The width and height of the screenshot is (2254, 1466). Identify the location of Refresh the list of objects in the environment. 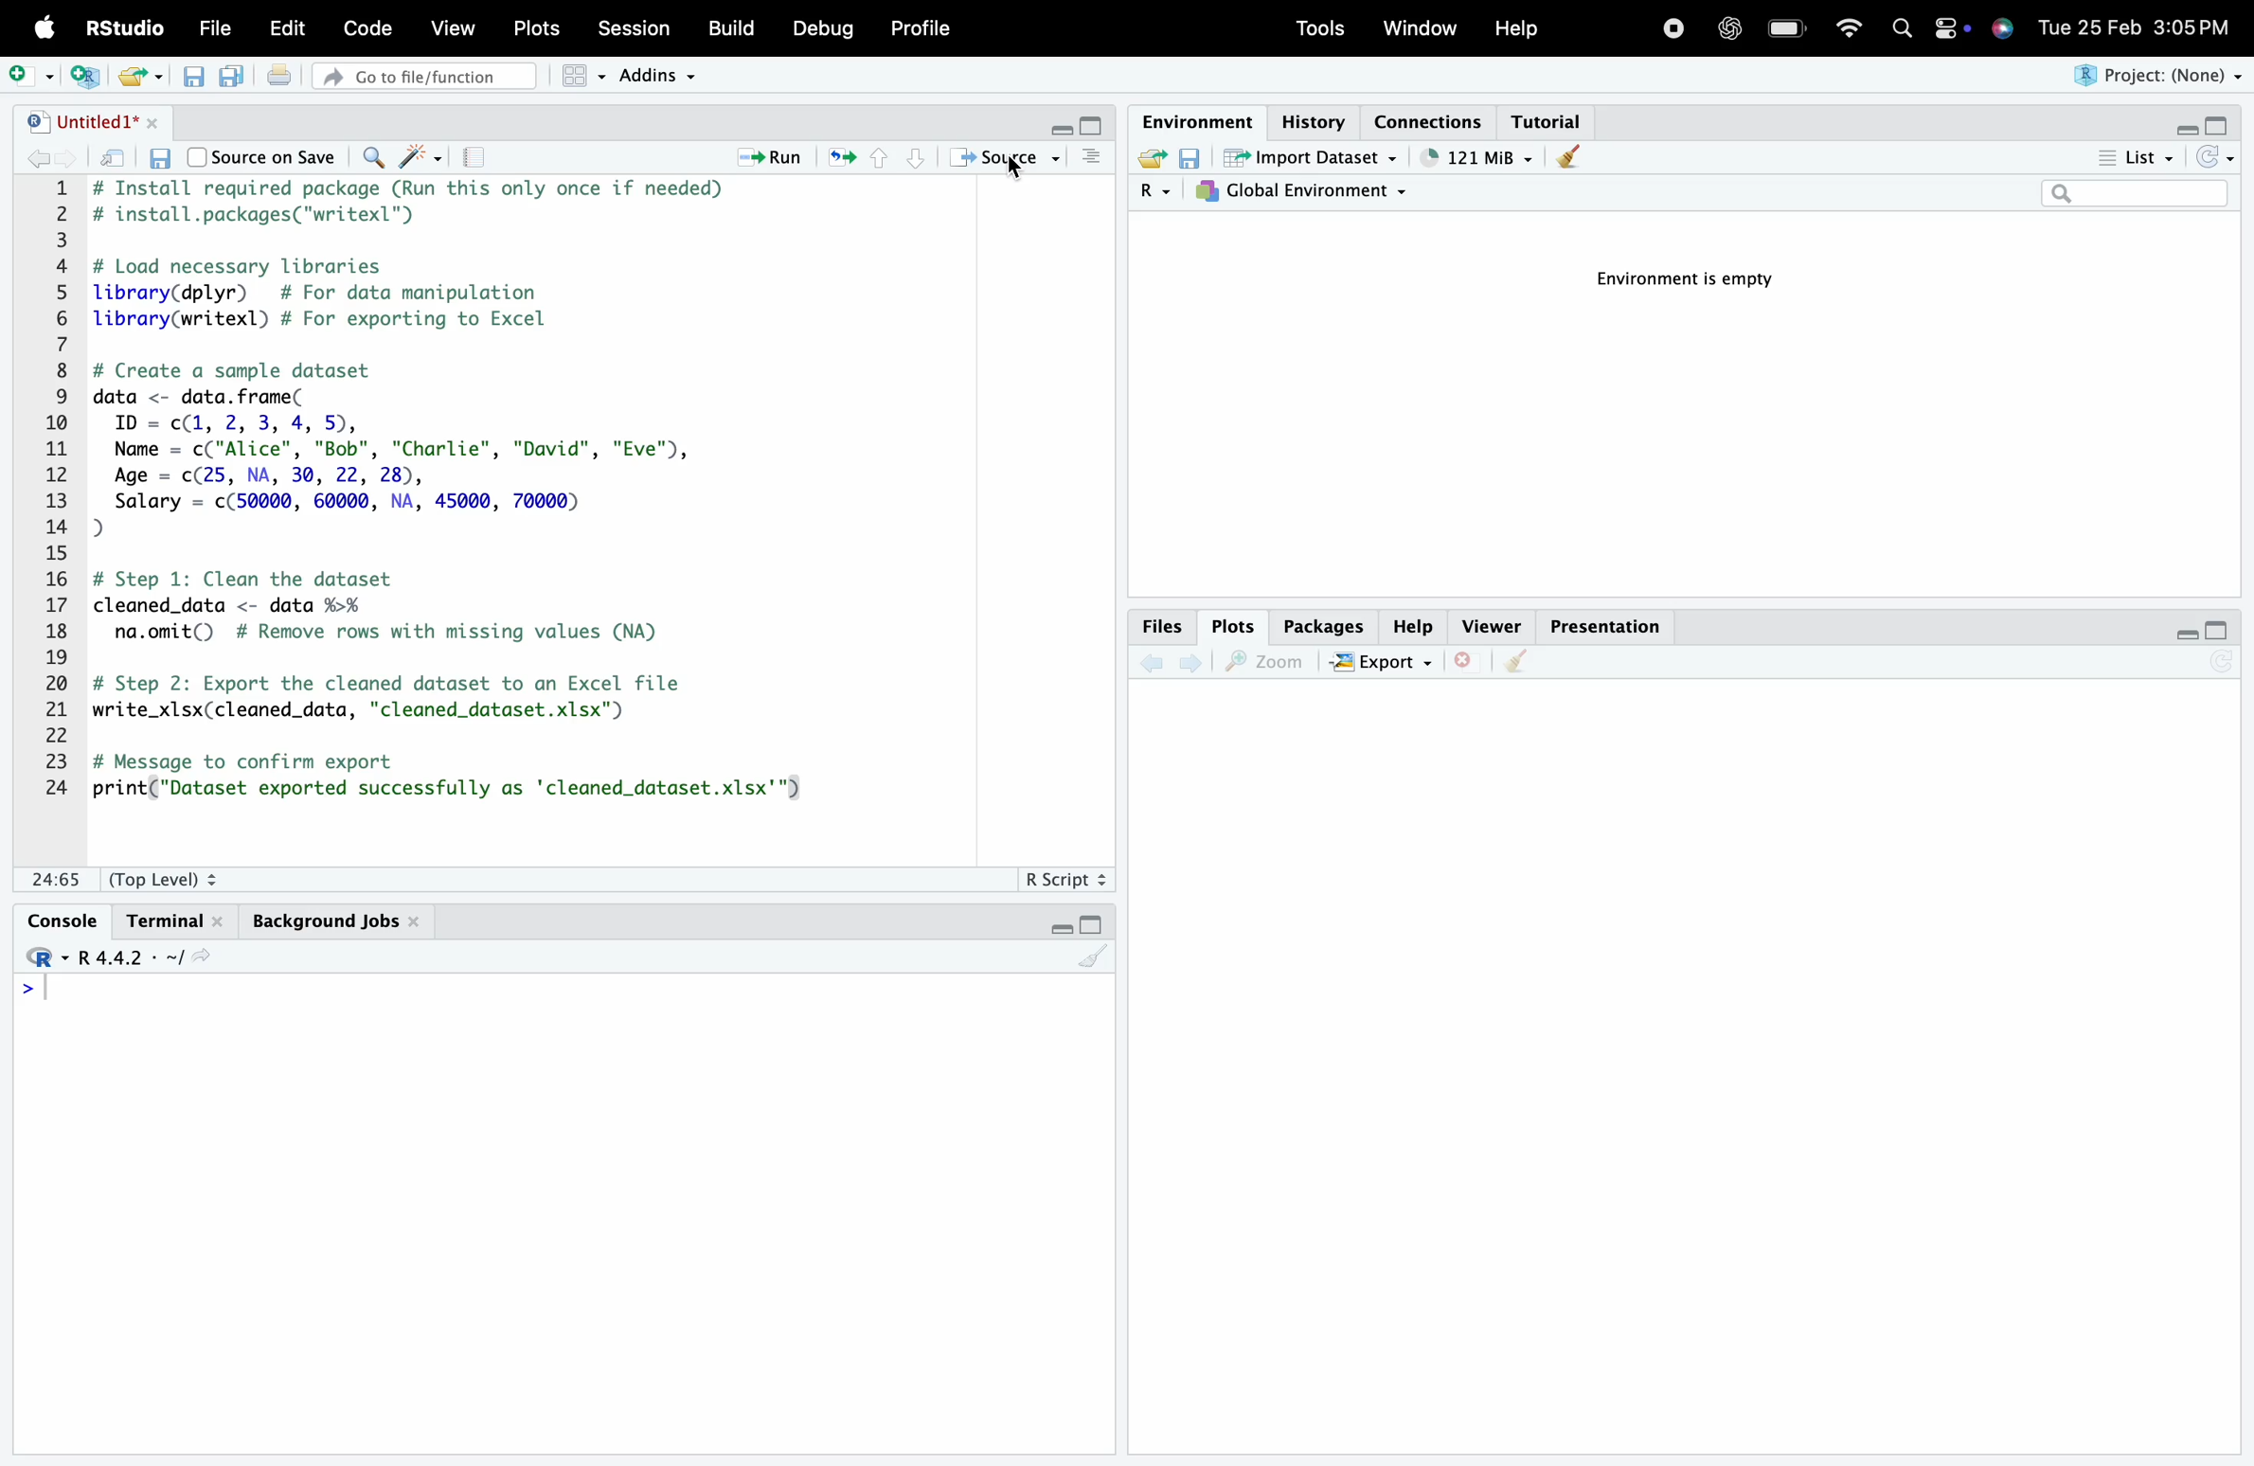
(2214, 159).